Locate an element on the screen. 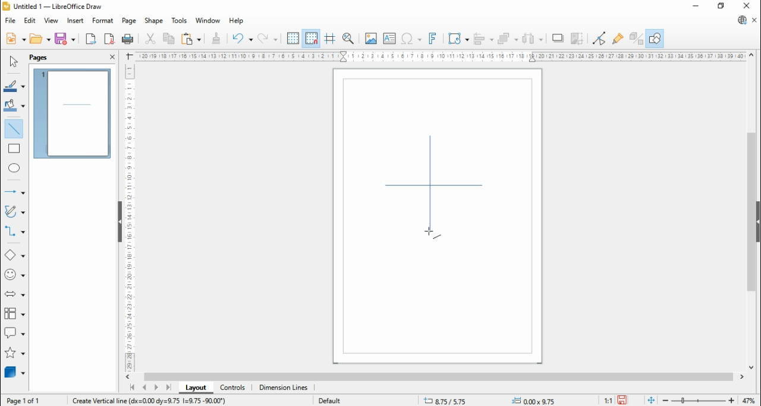 The height and width of the screenshot is (406, 761). next page is located at coordinates (156, 387).